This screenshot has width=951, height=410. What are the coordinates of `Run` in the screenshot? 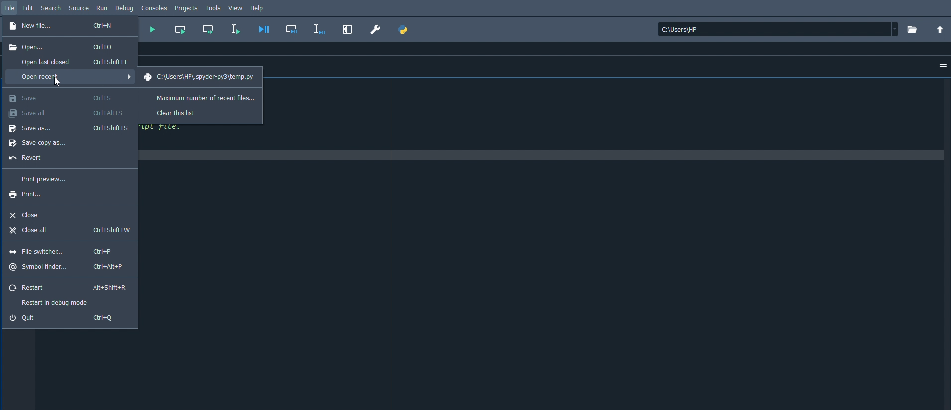 It's located at (103, 7).